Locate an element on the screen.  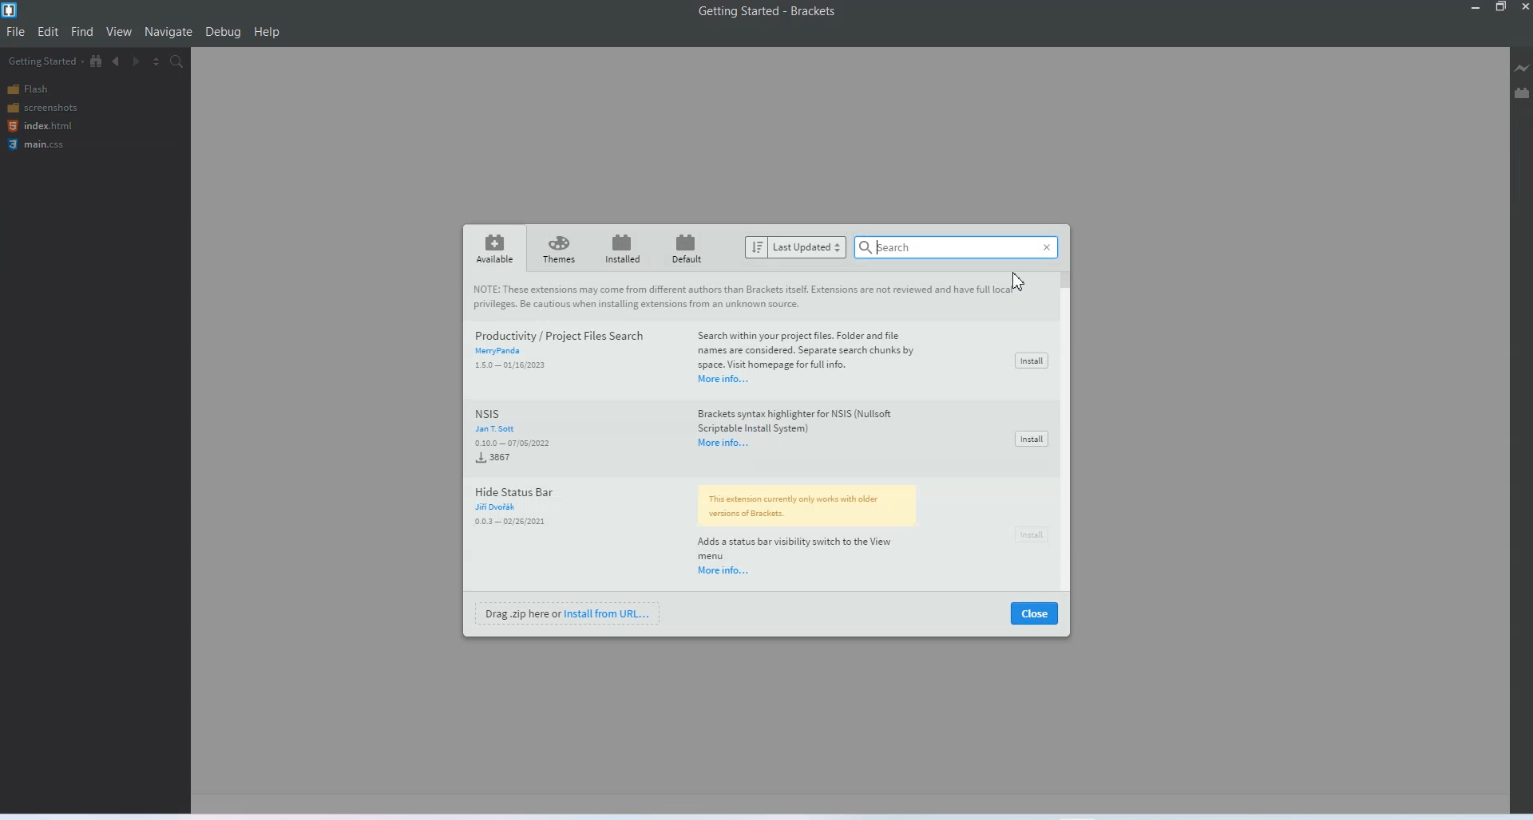
Find in files is located at coordinates (177, 62).